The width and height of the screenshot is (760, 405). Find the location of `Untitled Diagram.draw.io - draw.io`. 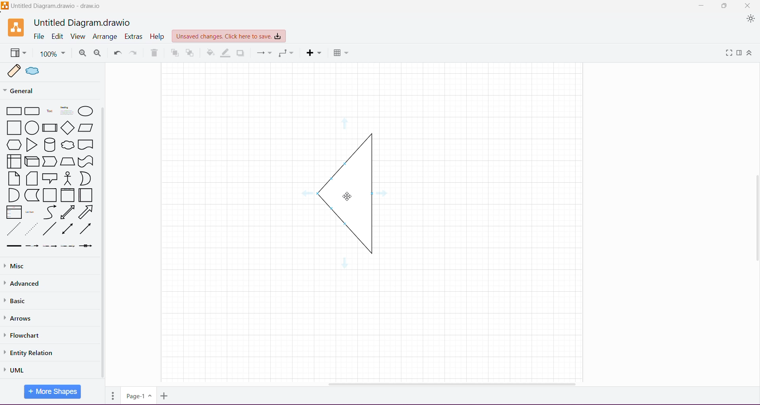

Untitled Diagram.draw.io - draw.io is located at coordinates (52, 6).